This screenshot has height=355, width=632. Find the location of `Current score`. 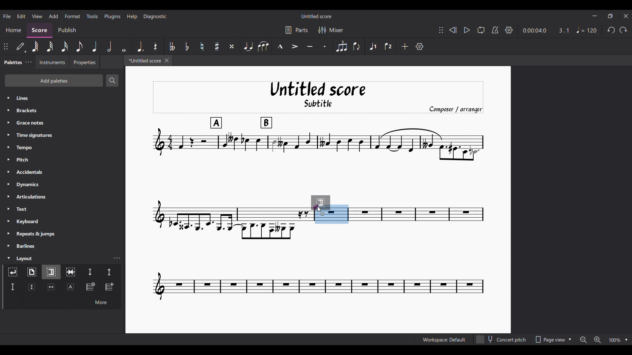

Current score is located at coordinates (318, 262).